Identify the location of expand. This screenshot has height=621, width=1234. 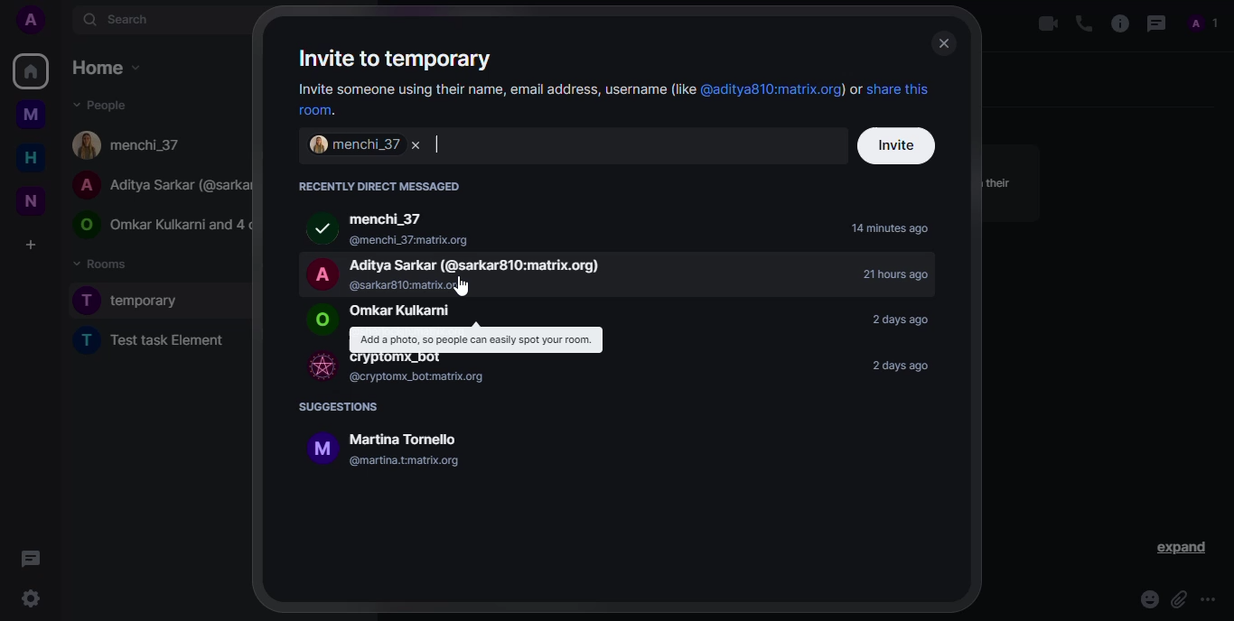
(1179, 548).